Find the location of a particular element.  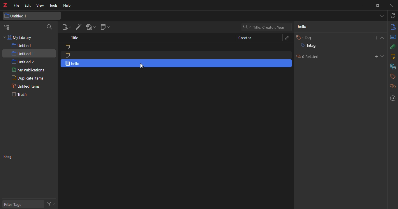

new item is located at coordinates (66, 27).